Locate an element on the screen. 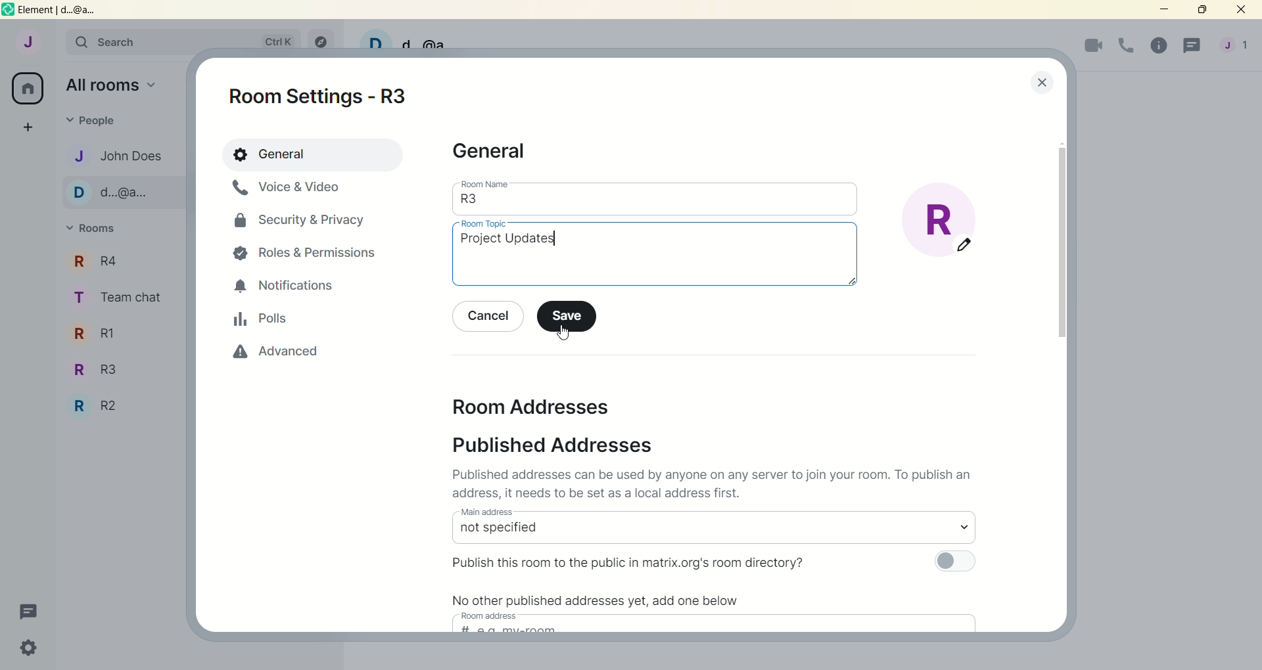  save is located at coordinates (567, 317).